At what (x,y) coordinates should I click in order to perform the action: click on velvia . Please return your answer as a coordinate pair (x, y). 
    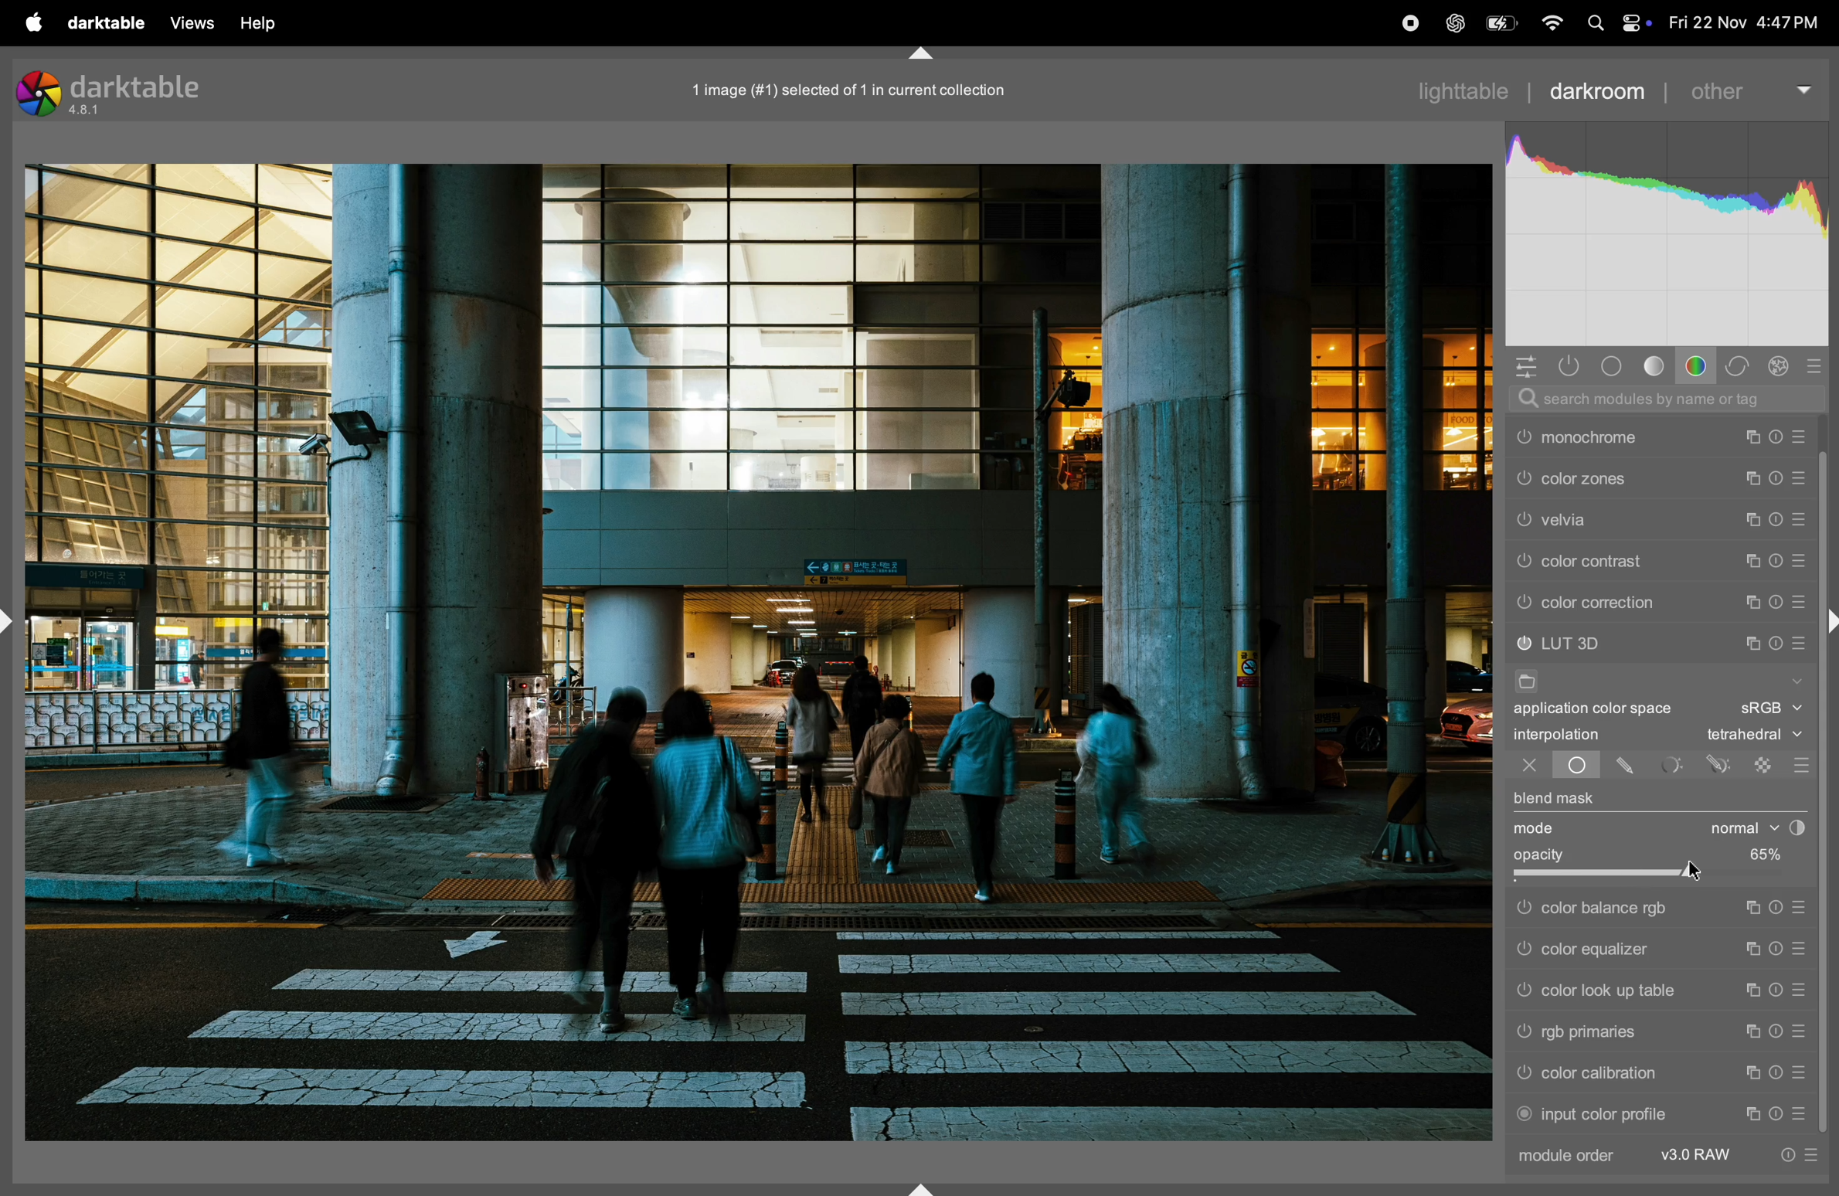
    Looking at the image, I should click on (1637, 556).